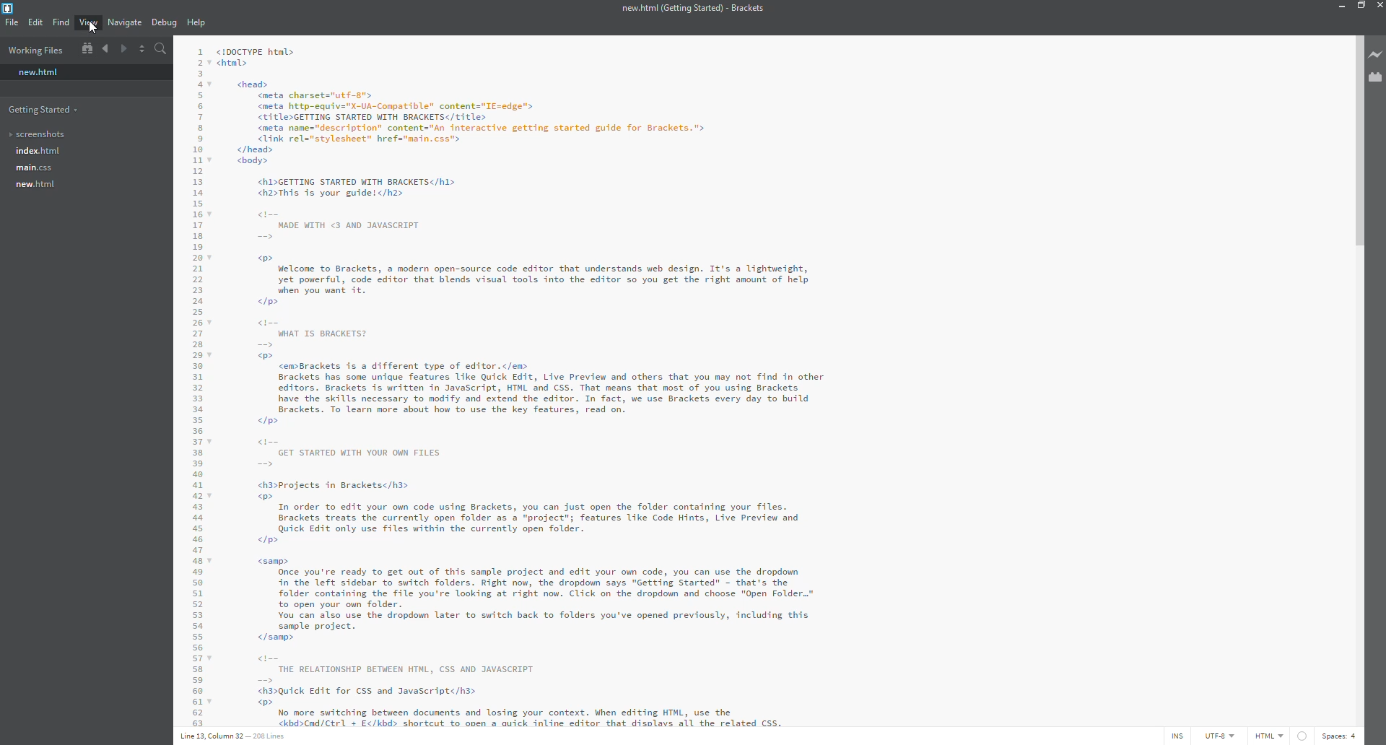  I want to click on edit, so click(35, 22).